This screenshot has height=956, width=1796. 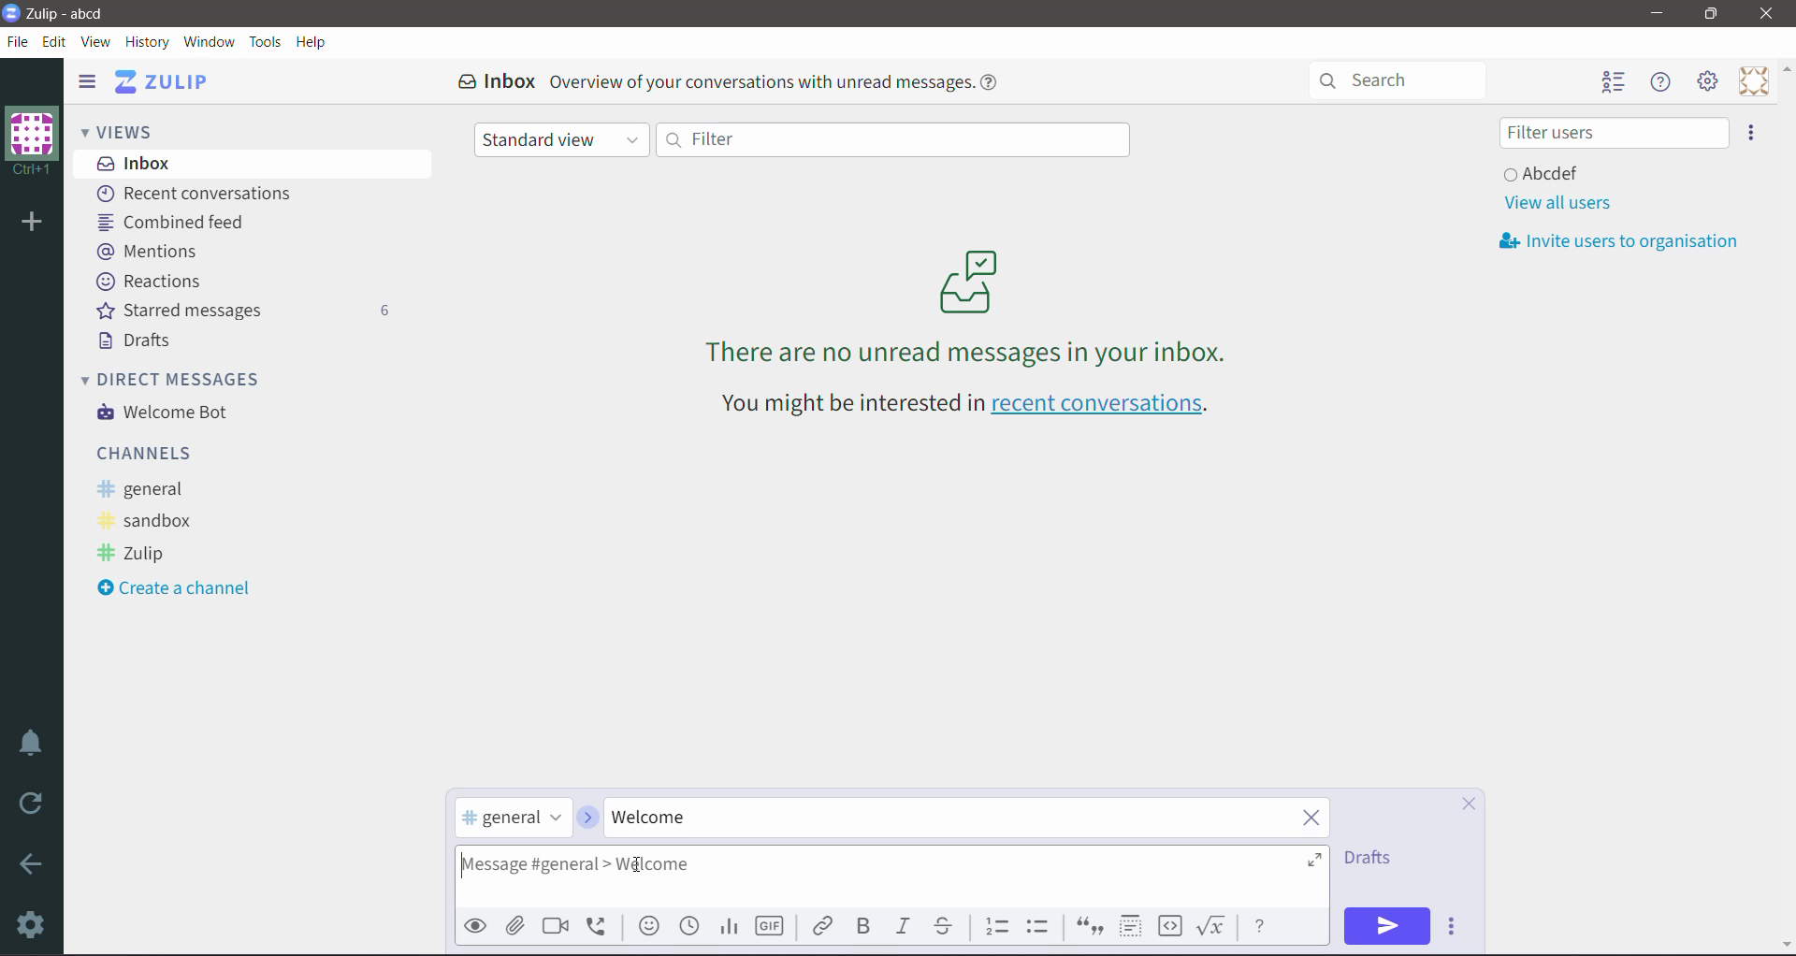 What do you see at coordinates (1130, 927) in the screenshot?
I see `Spoiler` at bounding box center [1130, 927].